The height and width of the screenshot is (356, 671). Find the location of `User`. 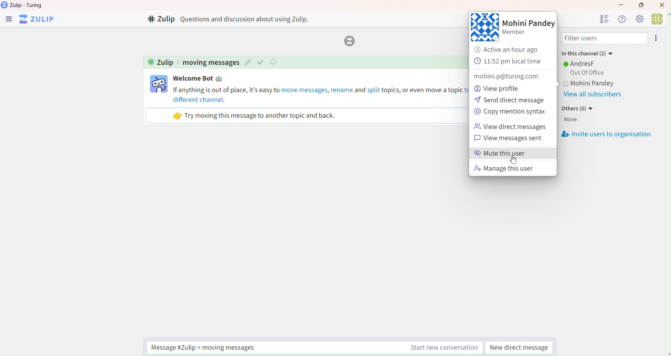

User is located at coordinates (660, 18).